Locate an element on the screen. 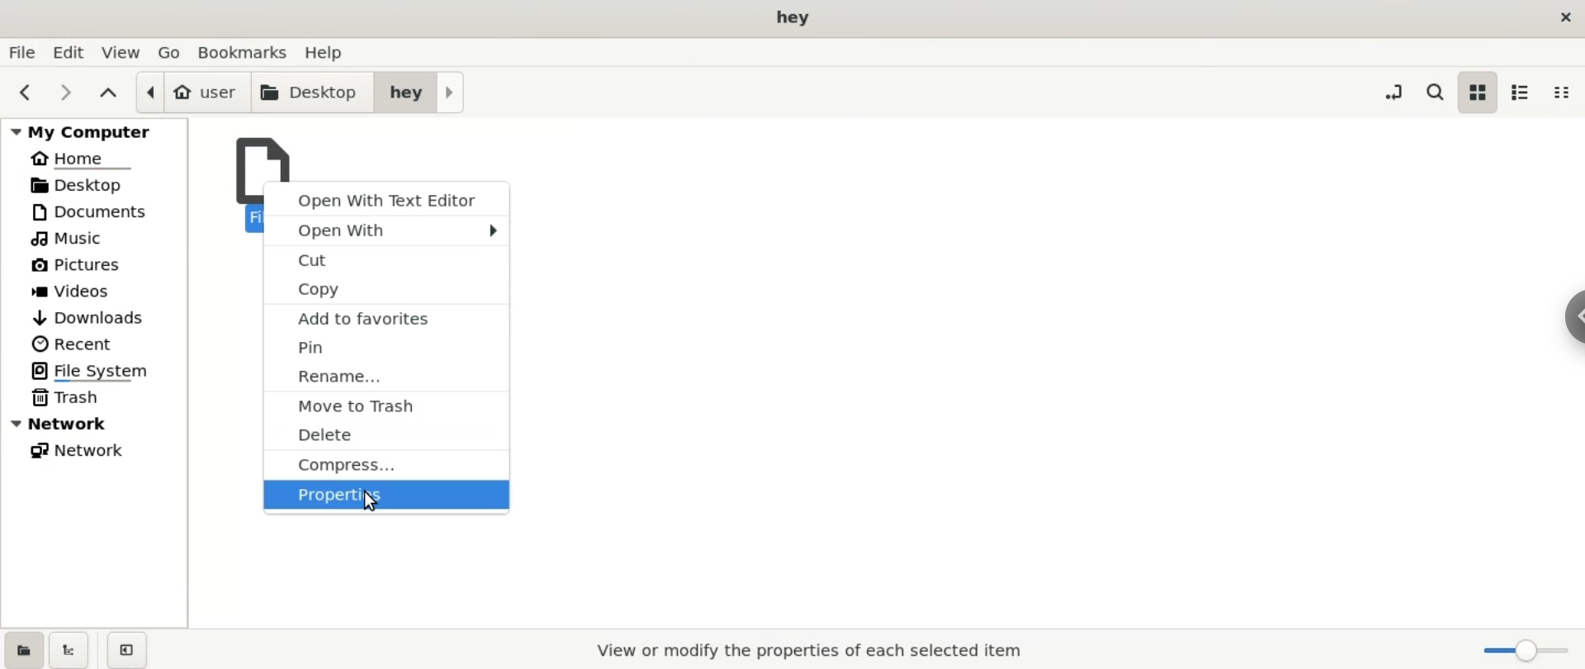  icon view is located at coordinates (1477, 92).